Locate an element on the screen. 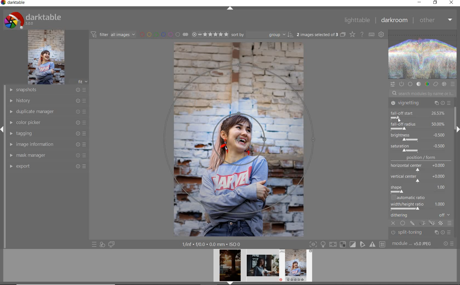 This screenshot has width=460, height=285. filter image is located at coordinates (113, 34).